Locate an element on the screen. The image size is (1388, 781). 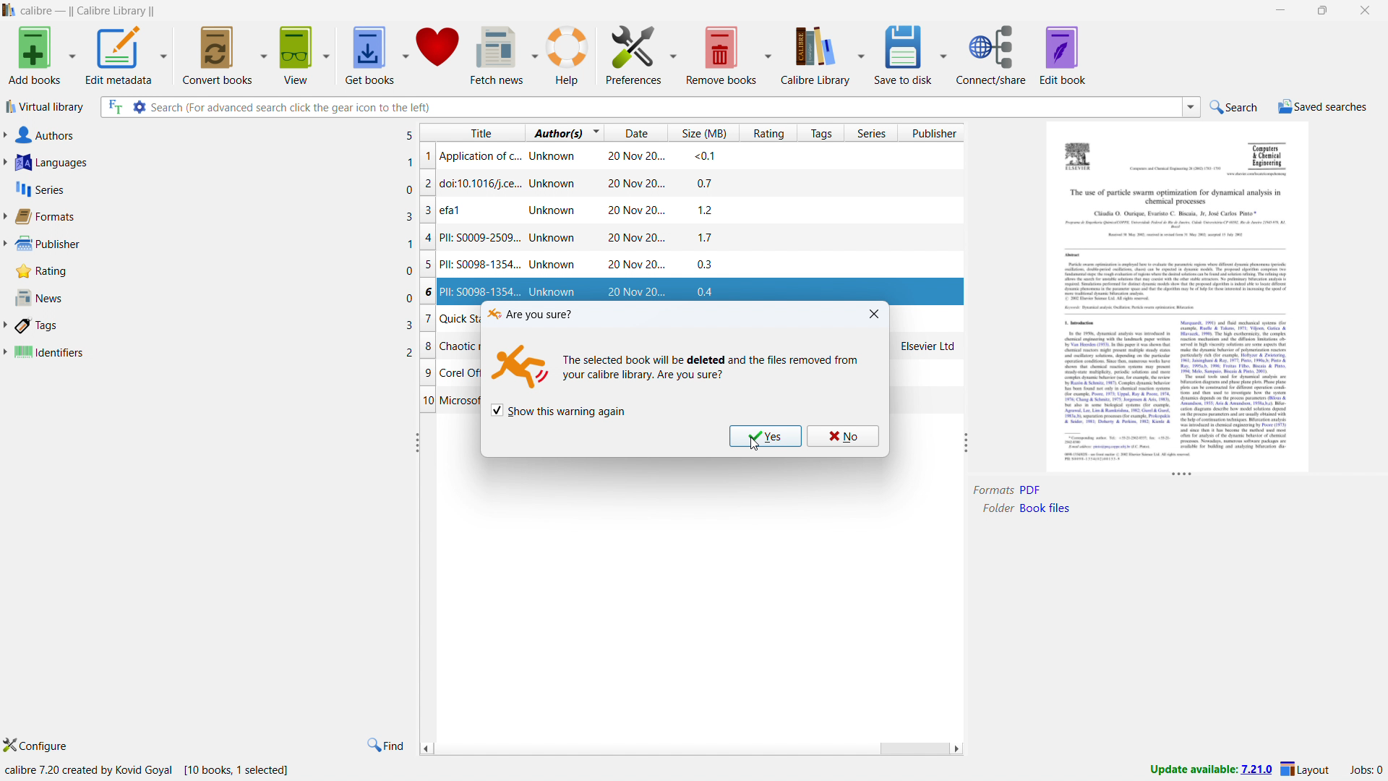
view is located at coordinates (297, 54).